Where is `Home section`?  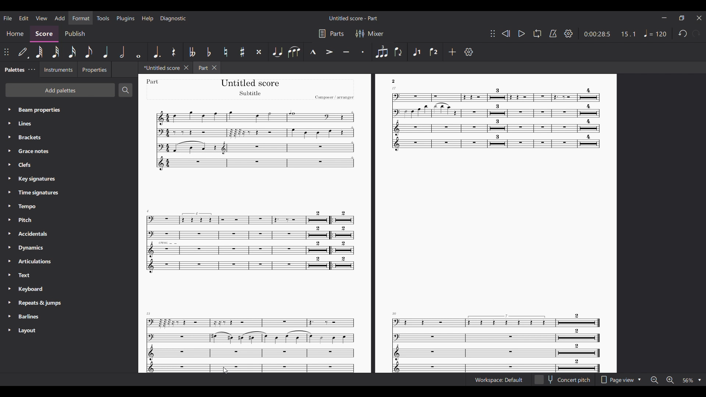
Home section is located at coordinates (15, 34).